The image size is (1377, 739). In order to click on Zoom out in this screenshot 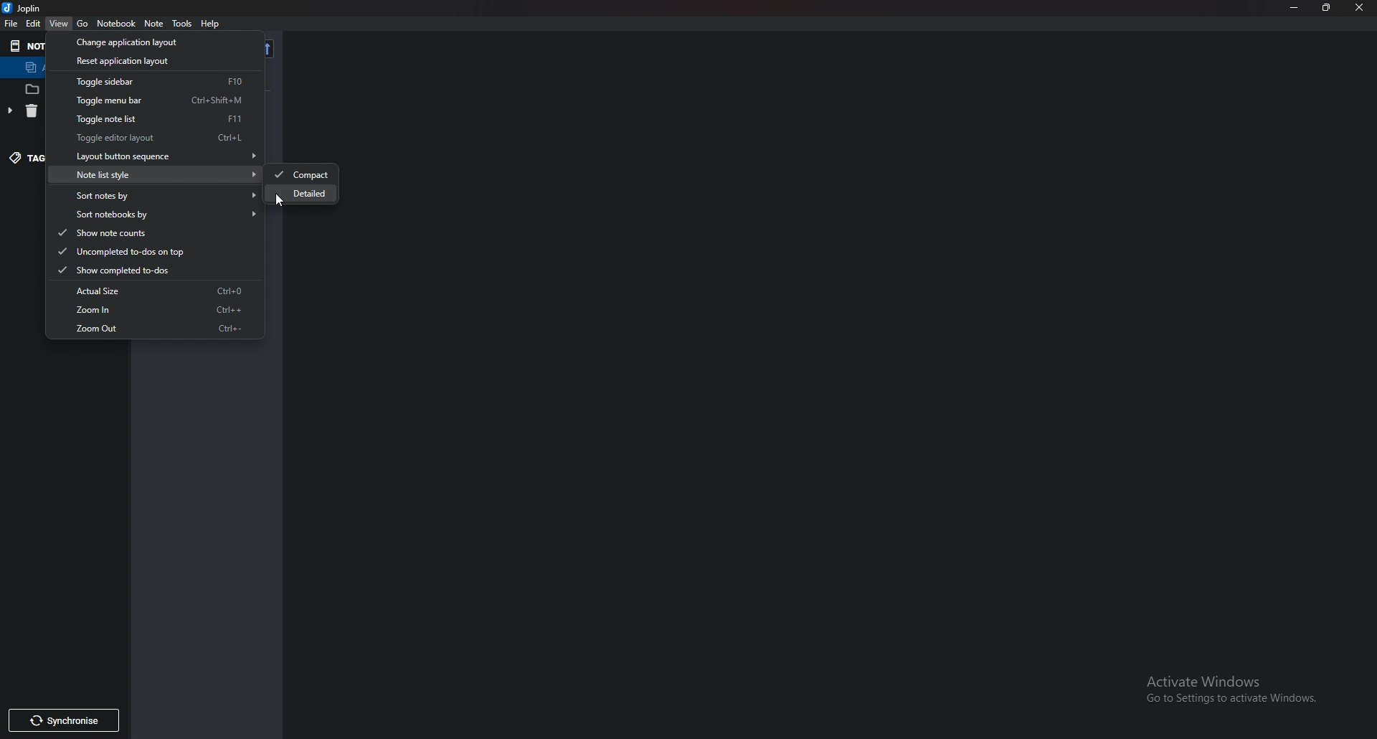, I will do `click(153, 329)`.